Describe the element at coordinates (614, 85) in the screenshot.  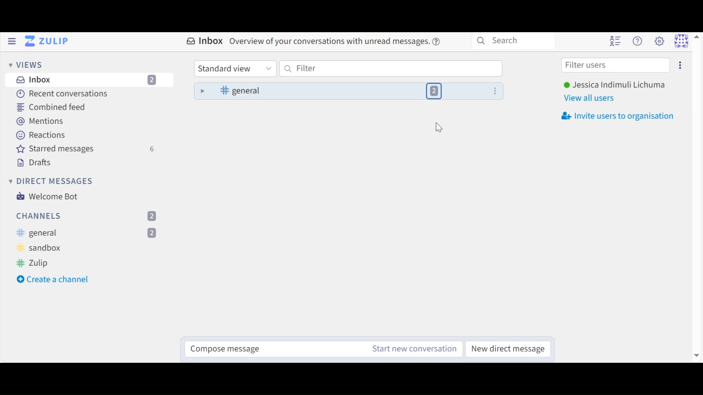
I see `User` at that location.